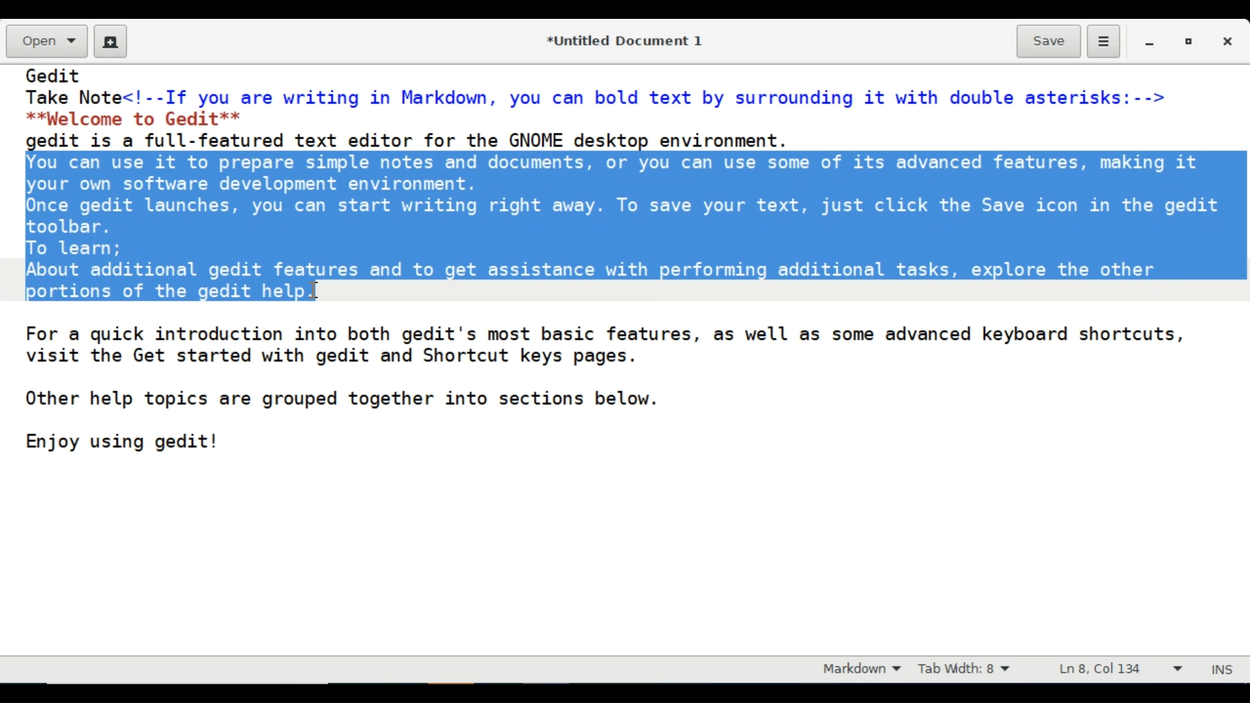 The height and width of the screenshot is (703, 1250). I want to click on restore, so click(1187, 41).